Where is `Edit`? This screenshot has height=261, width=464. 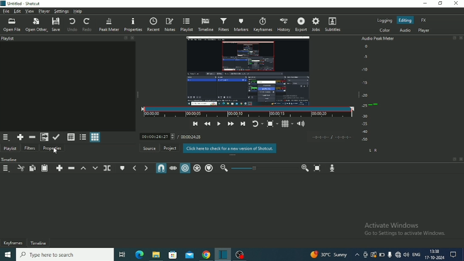
Edit is located at coordinates (17, 11).